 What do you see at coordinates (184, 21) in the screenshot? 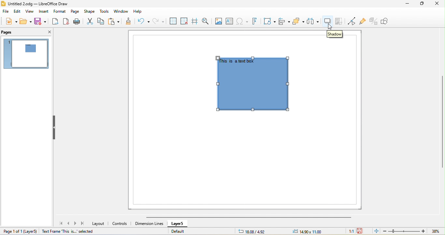
I see `snap to grid` at bounding box center [184, 21].